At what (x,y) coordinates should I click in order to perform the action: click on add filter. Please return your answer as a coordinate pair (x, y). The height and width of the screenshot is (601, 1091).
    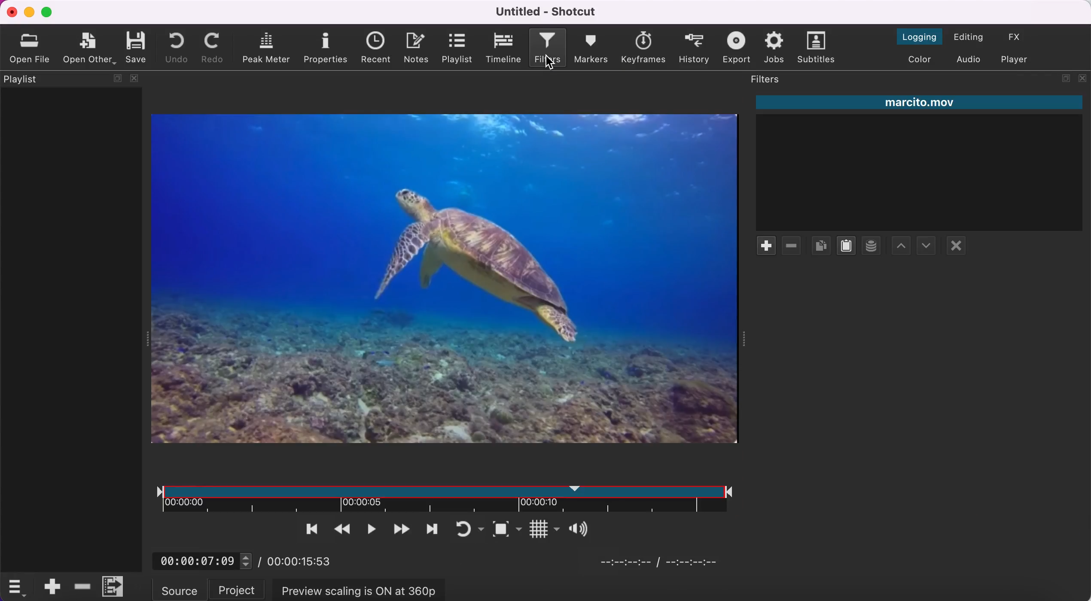
    Looking at the image, I should click on (765, 246).